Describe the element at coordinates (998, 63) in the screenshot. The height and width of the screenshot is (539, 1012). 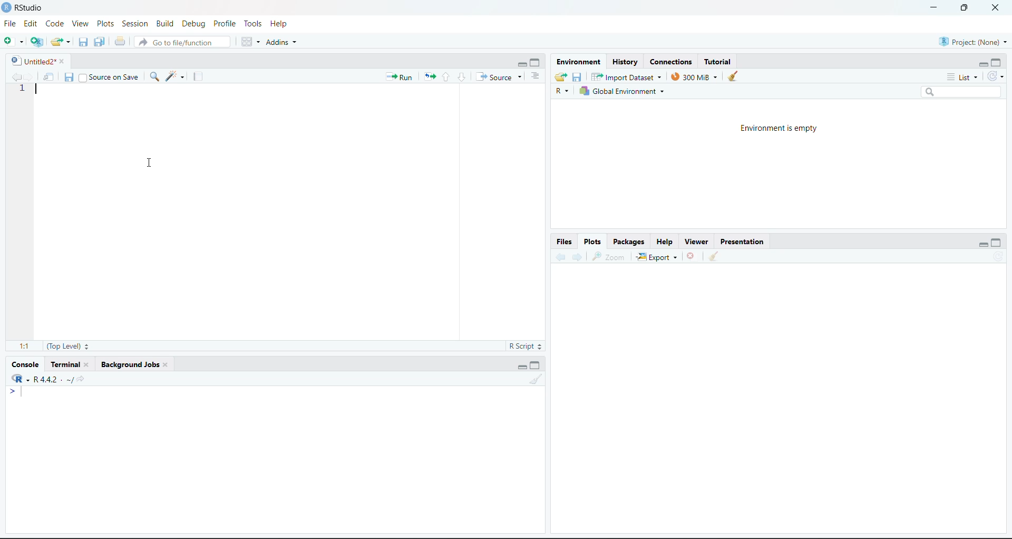
I see `hide console` at that location.